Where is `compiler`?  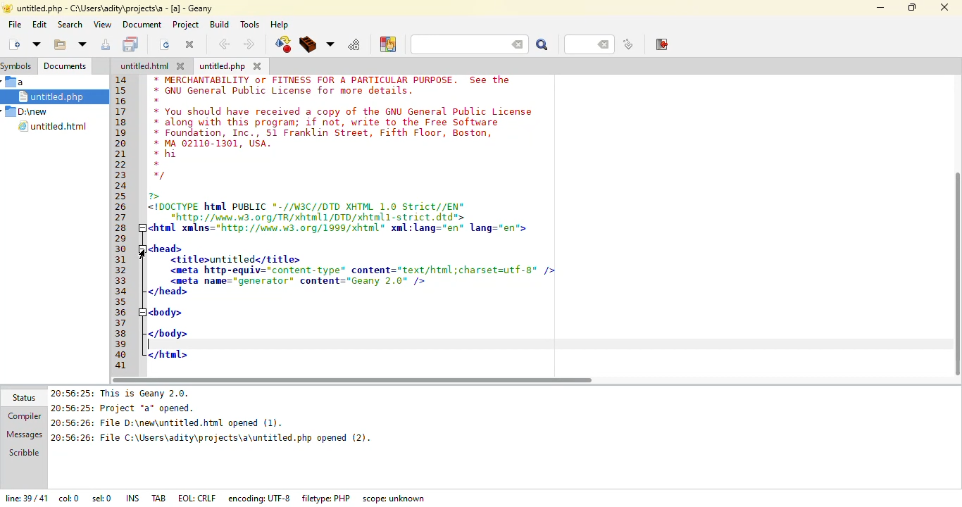
compiler is located at coordinates (25, 416).